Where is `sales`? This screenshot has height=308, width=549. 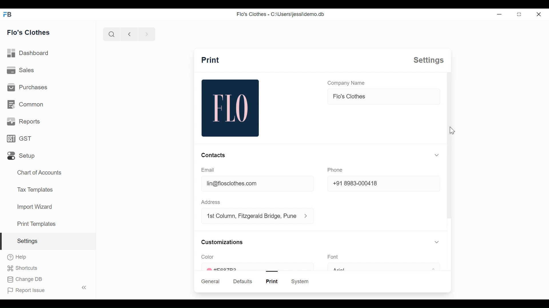
sales is located at coordinates (21, 70).